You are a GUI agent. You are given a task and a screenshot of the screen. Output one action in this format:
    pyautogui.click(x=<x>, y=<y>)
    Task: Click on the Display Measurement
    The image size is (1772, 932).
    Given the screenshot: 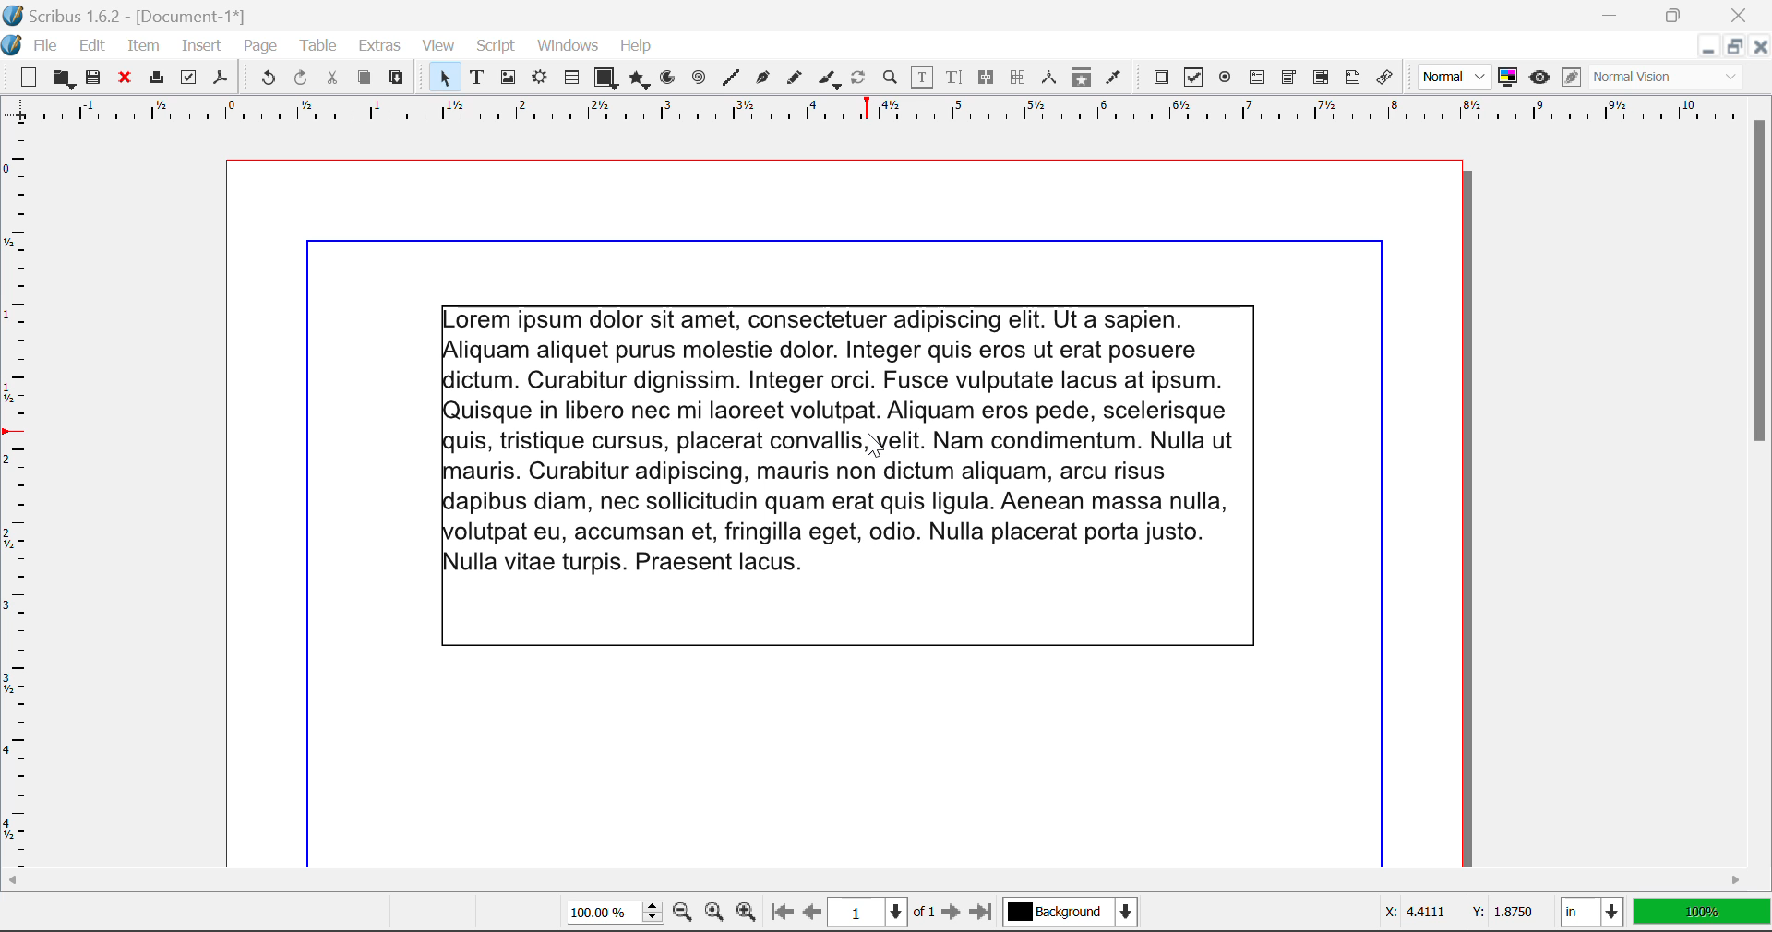 What is the action you would take?
    pyautogui.click(x=1702, y=914)
    